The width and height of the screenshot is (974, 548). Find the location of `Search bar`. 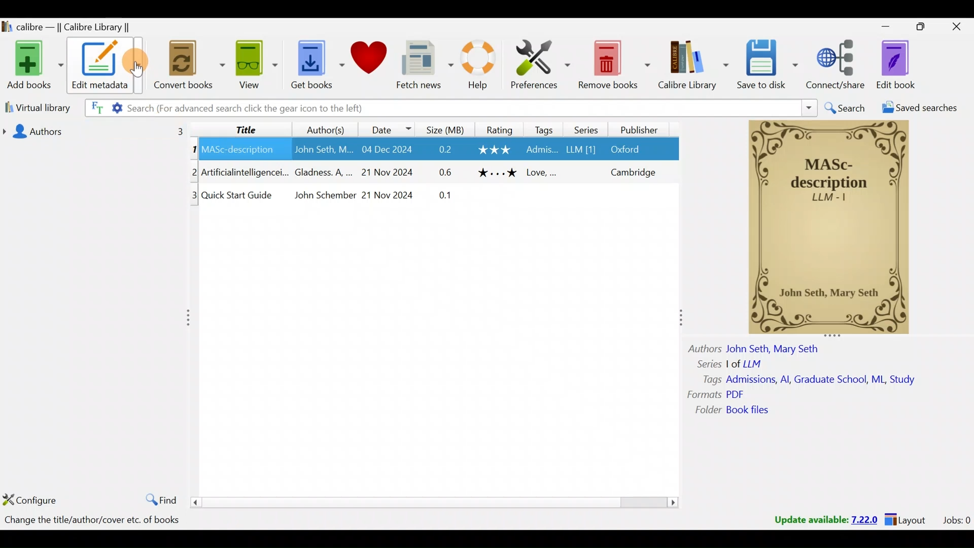

Search bar is located at coordinates (453, 108).